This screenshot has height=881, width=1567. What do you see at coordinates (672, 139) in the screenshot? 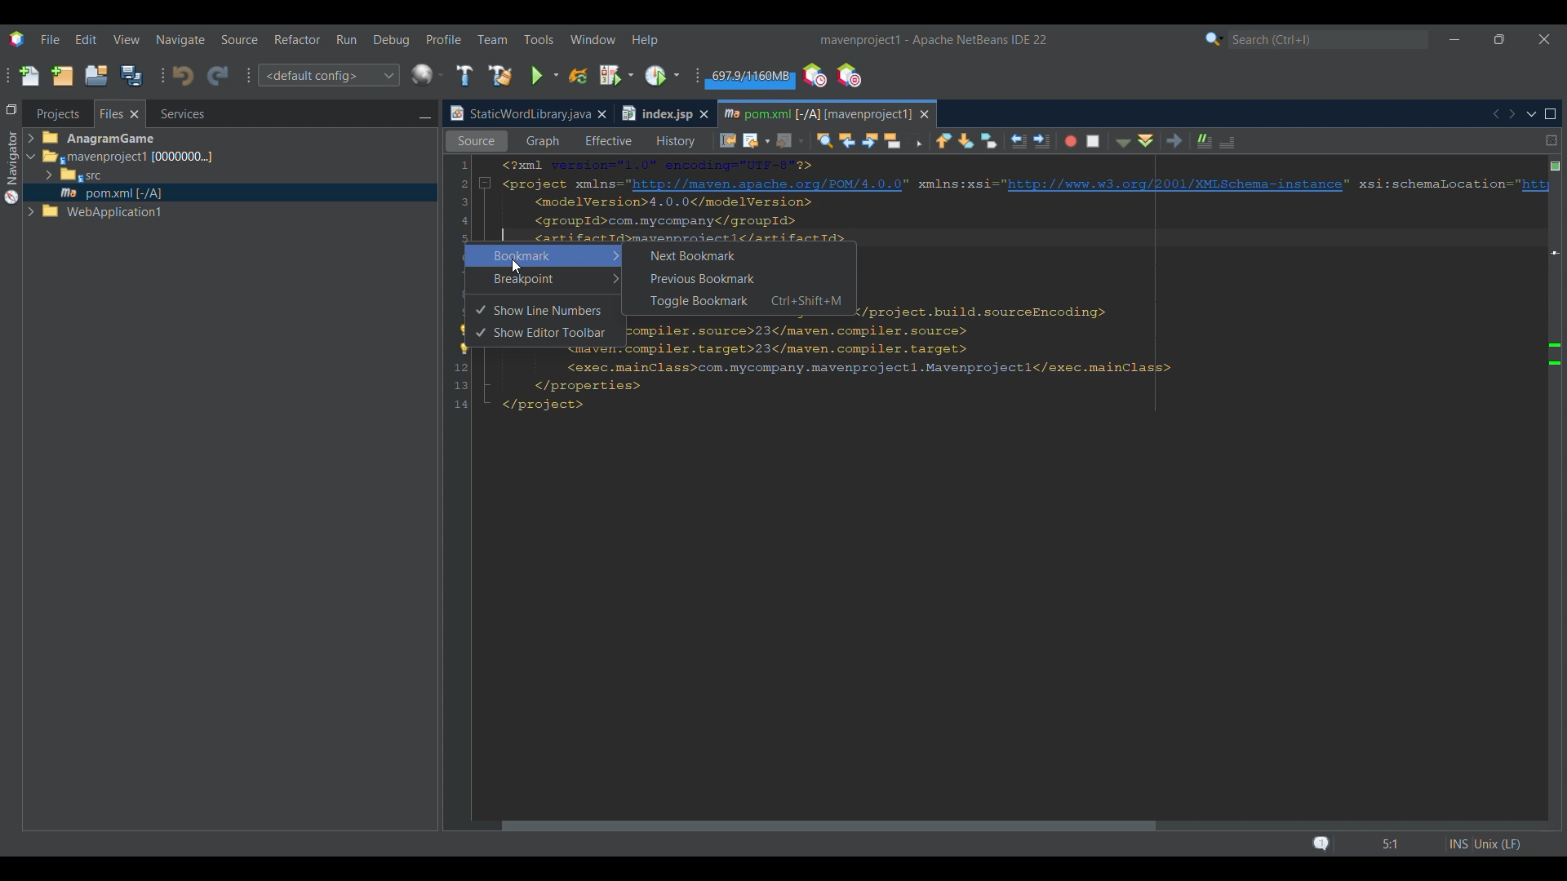
I see `History view` at bounding box center [672, 139].